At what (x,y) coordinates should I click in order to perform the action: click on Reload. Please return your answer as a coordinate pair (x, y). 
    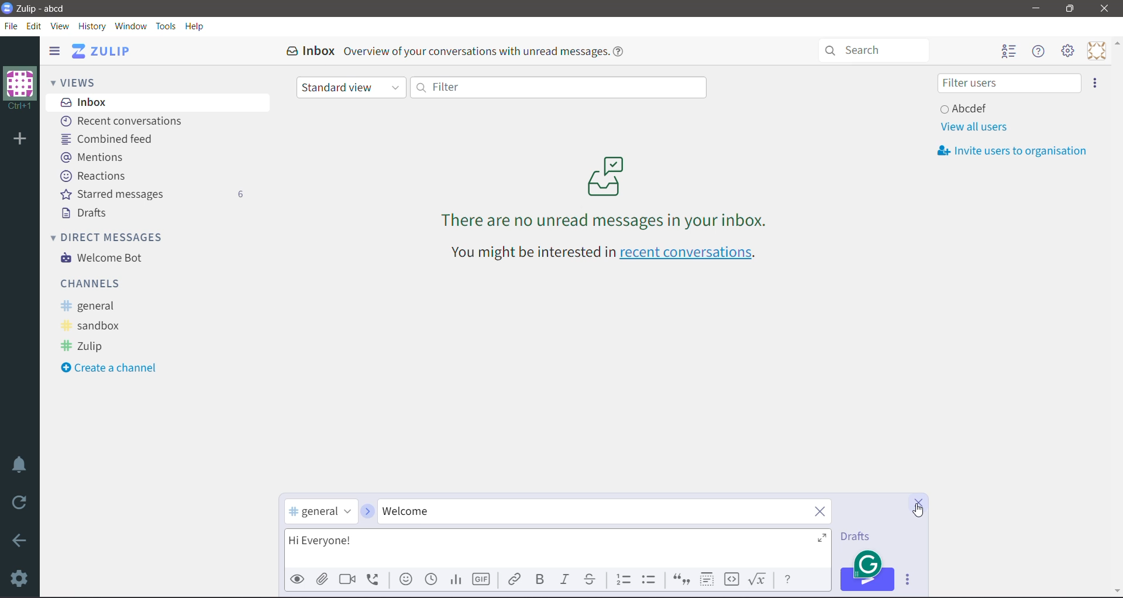
    Looking at the image, I should click on (22, 503).